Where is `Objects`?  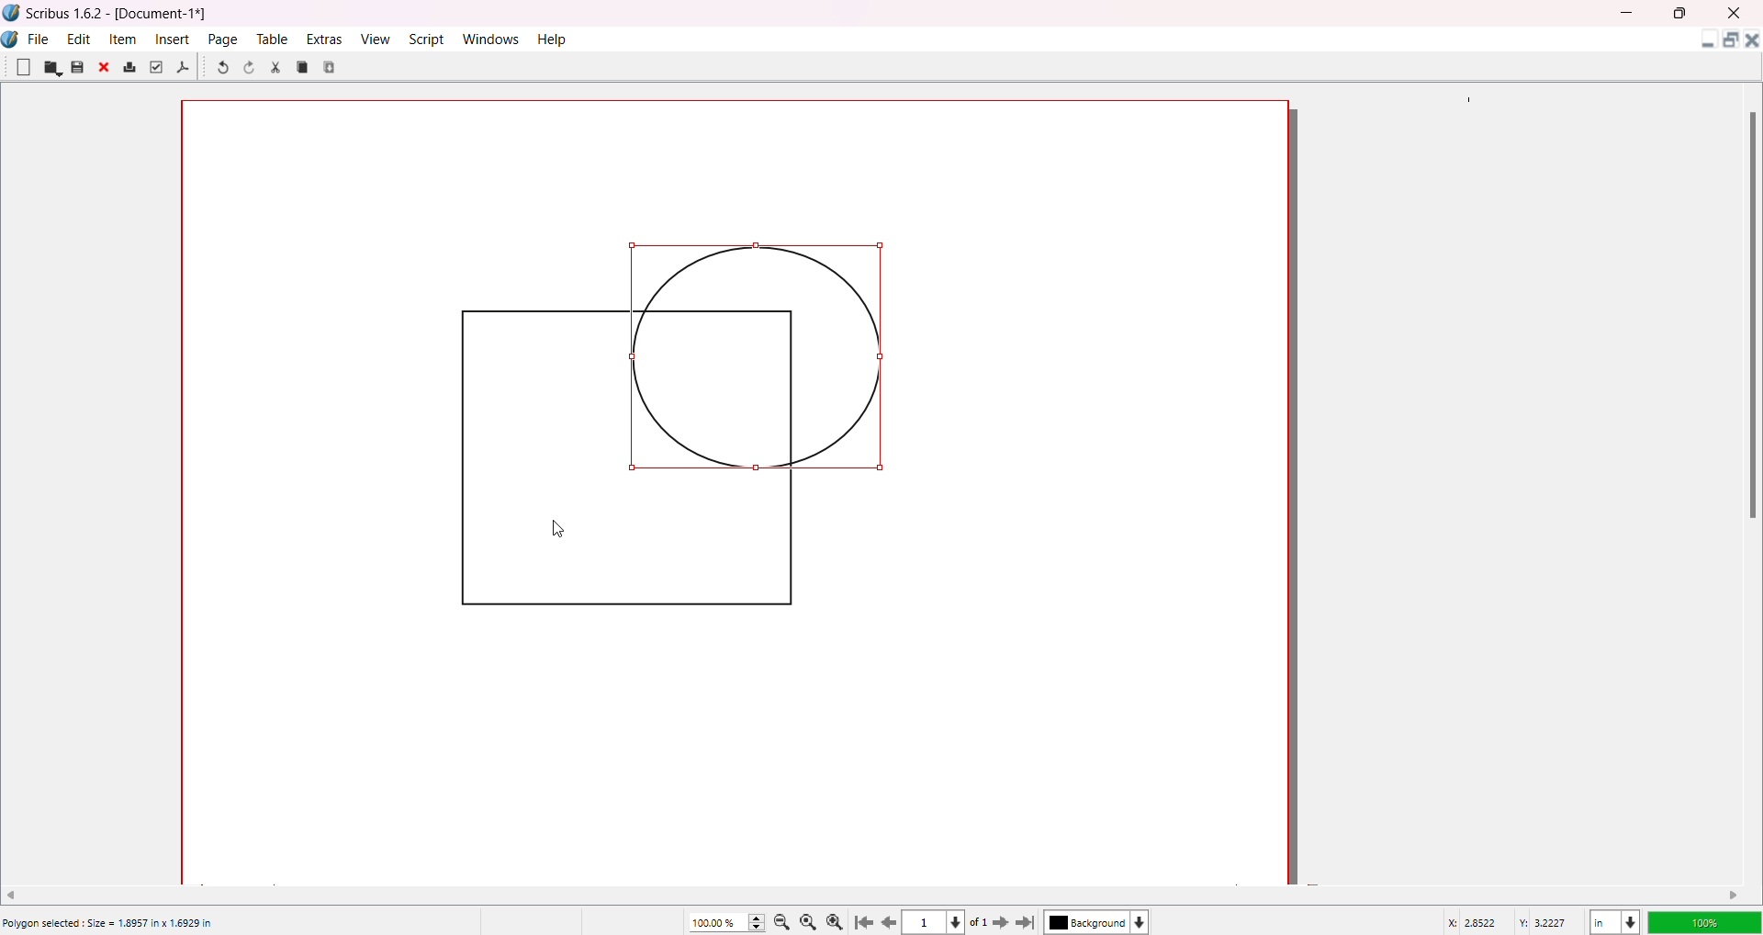
Objects is located at coordinates (639, 424).